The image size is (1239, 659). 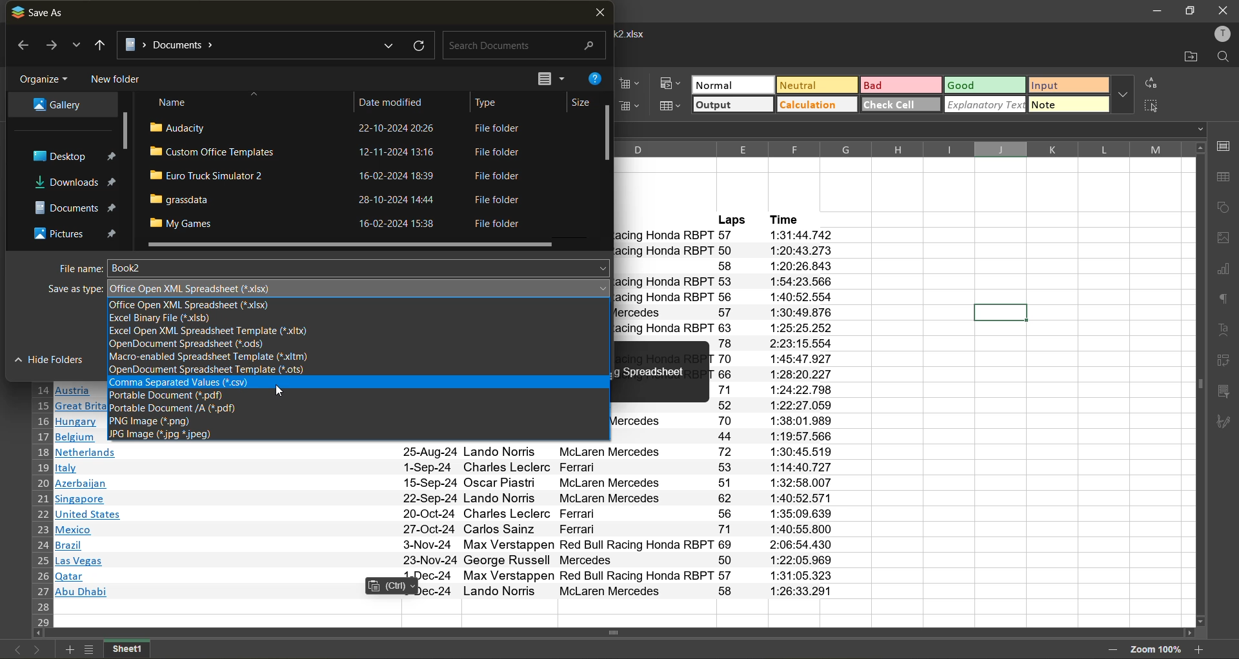 I want to click on xml spreadsheet, so click(x=187, y=305).